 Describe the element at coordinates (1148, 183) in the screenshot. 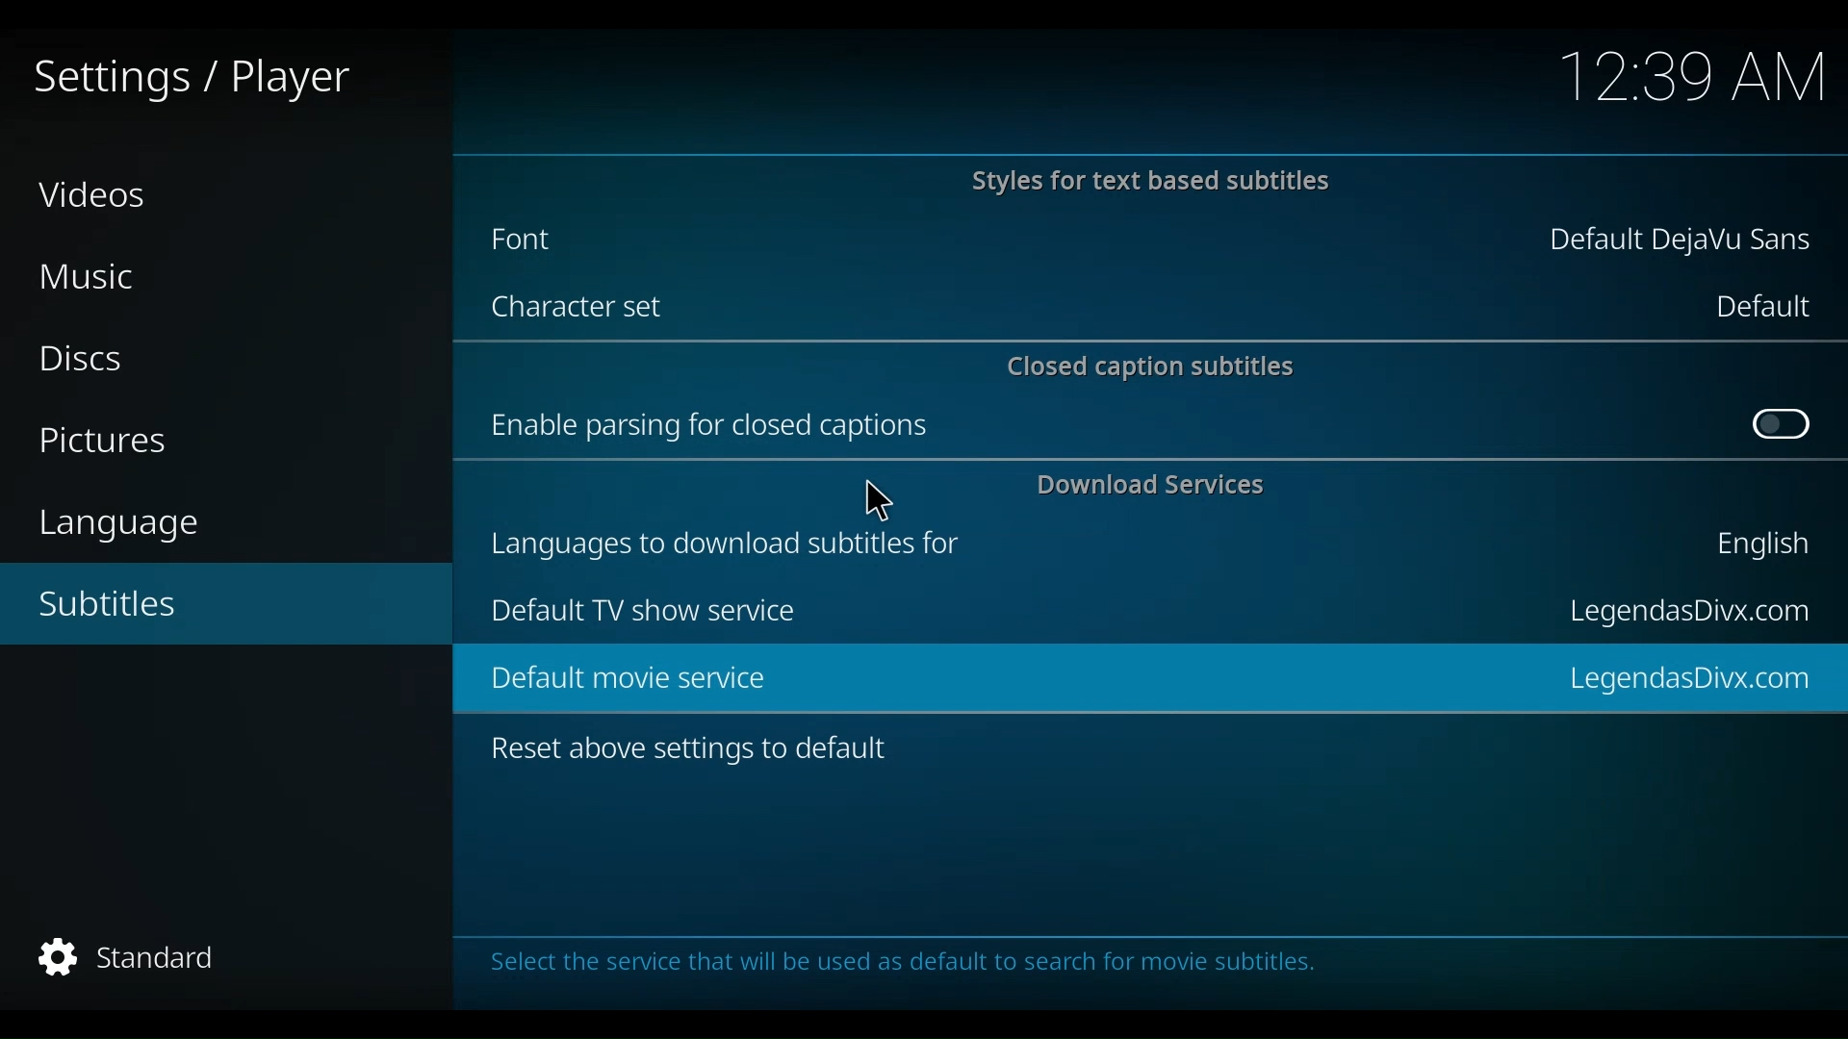

I see `Styles for text based subtitles` at that location.